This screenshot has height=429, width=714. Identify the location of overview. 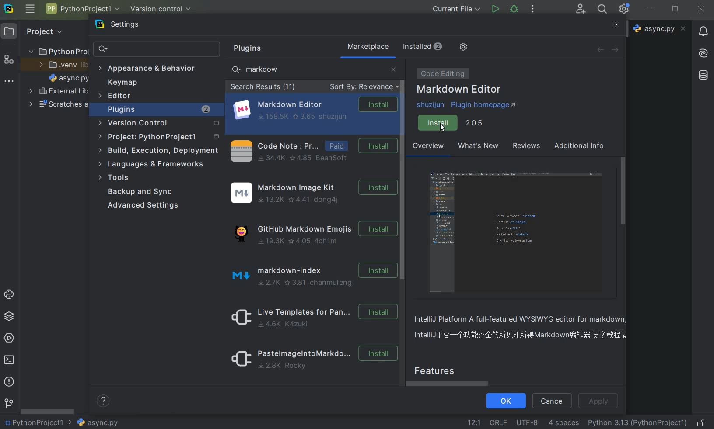
(523, 329).